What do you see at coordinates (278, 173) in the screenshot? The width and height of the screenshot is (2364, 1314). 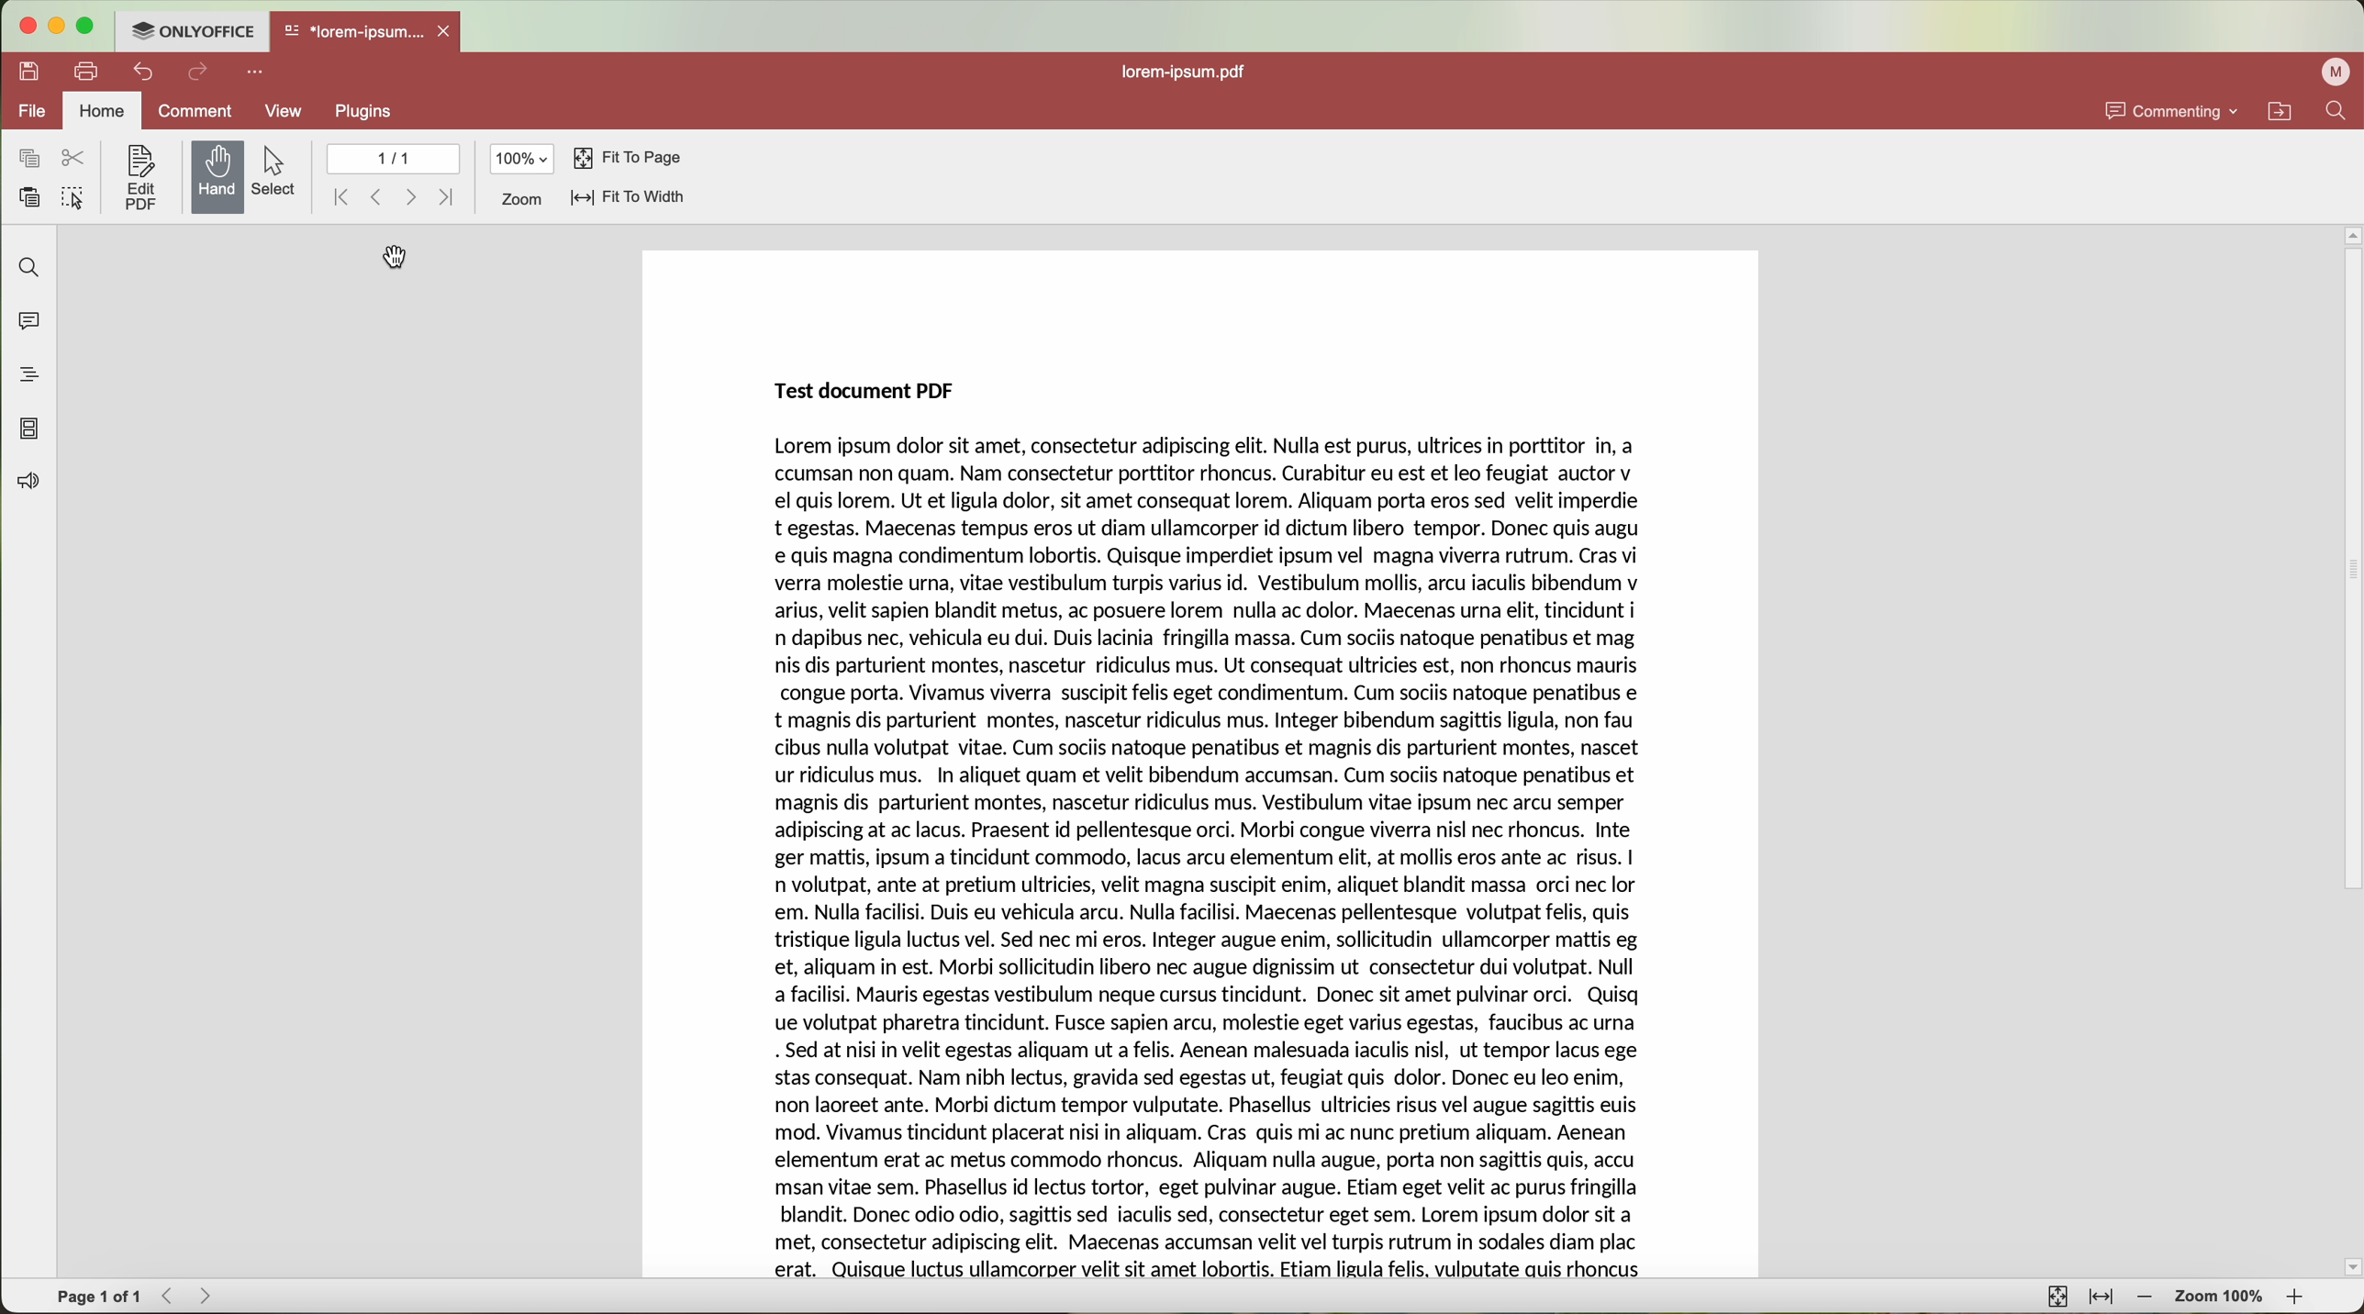 I see `select` at bounding box center [278, 173].